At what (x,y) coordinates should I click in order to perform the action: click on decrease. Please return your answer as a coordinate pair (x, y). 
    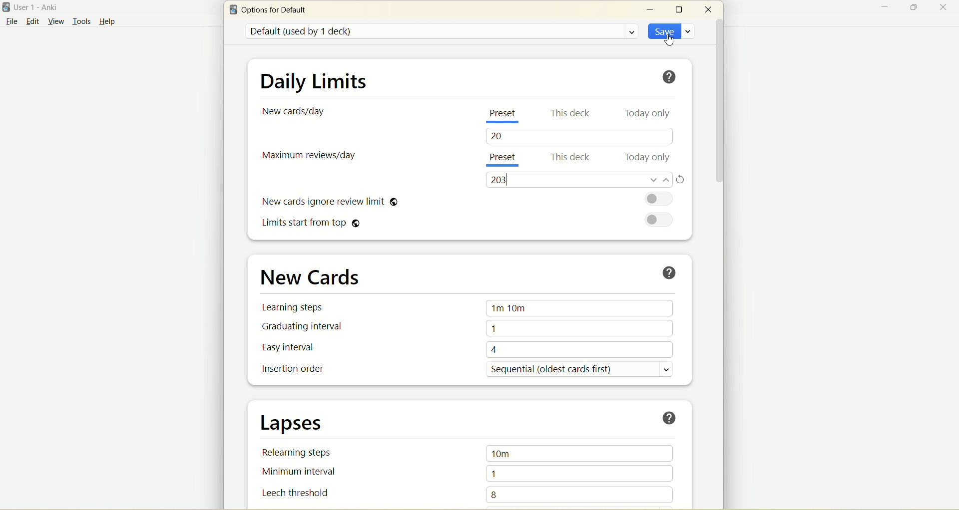
    Looking at the image, I should click on (652, 181).